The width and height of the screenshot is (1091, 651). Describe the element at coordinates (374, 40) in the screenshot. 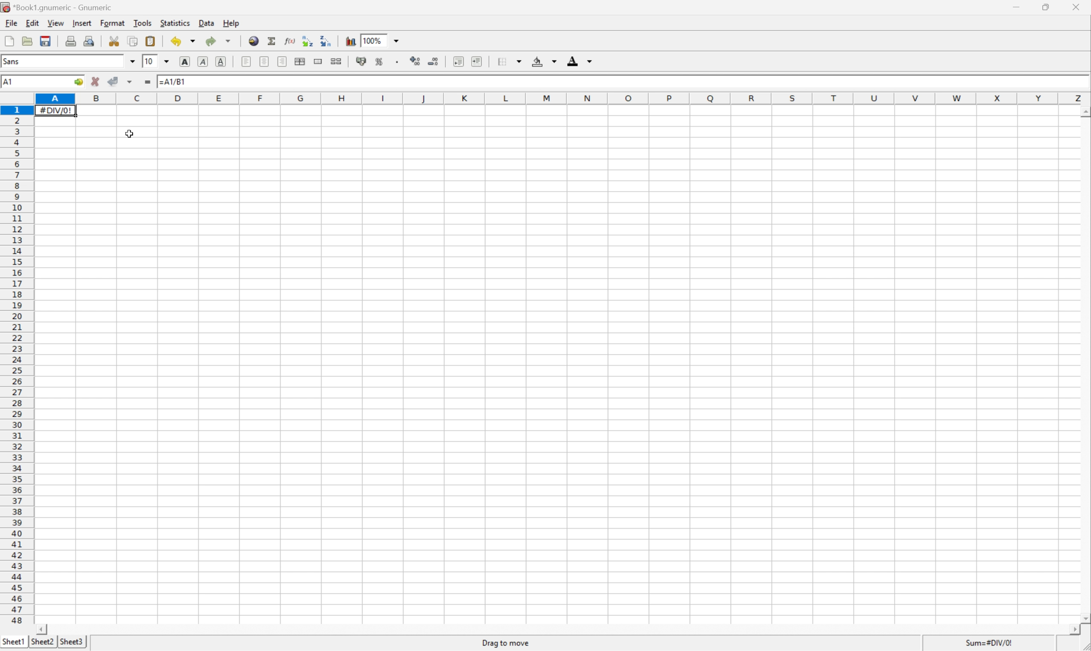

I see `100%` at that location.